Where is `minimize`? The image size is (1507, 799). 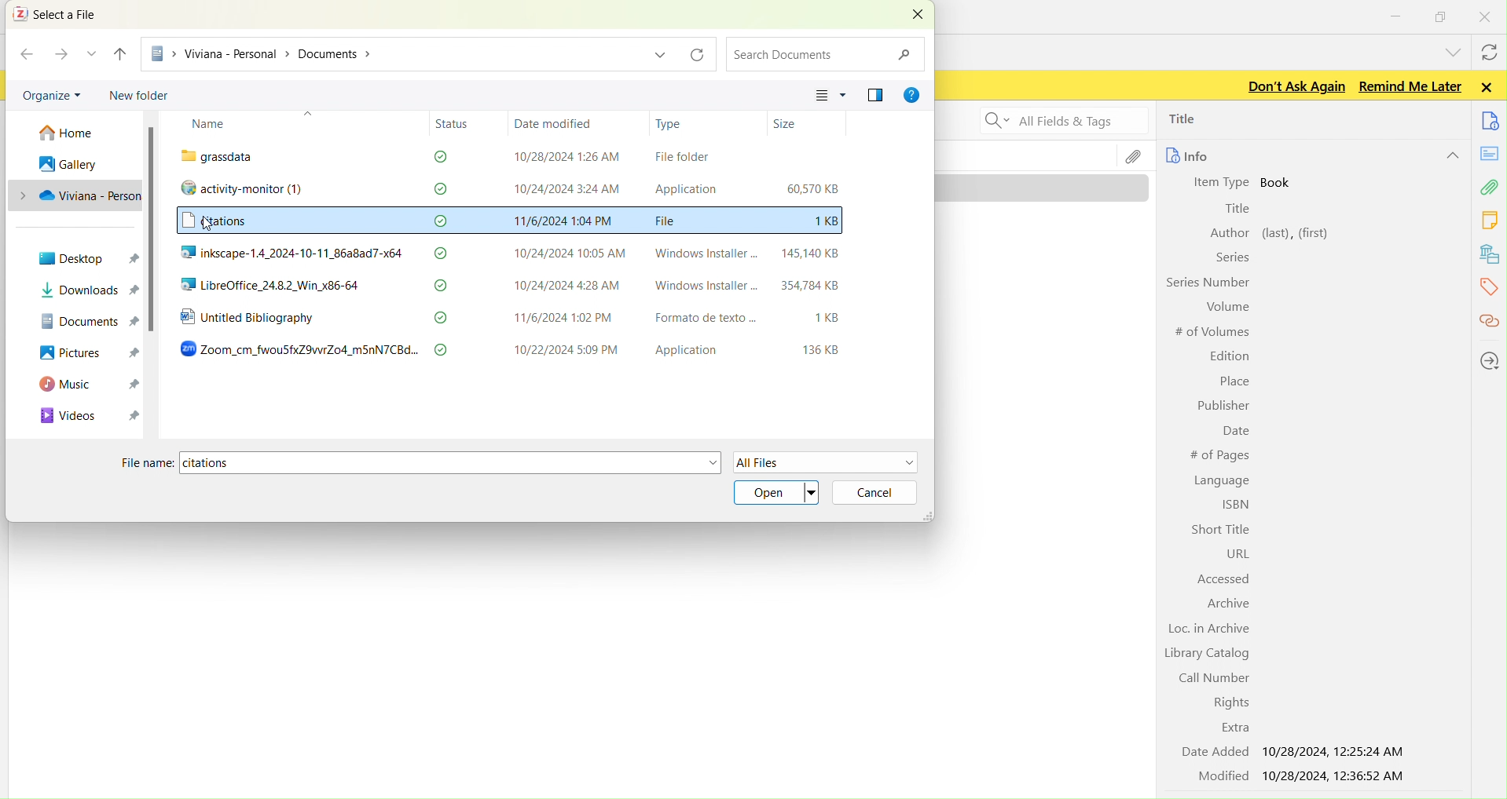 minimize is located at coordinates (1396, 13).